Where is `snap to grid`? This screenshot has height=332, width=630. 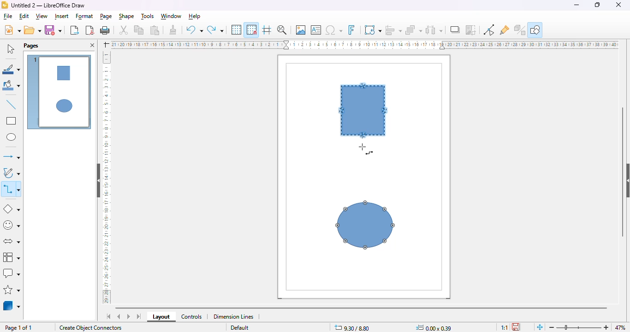 snap to grid is located at coordinates (252, 30).